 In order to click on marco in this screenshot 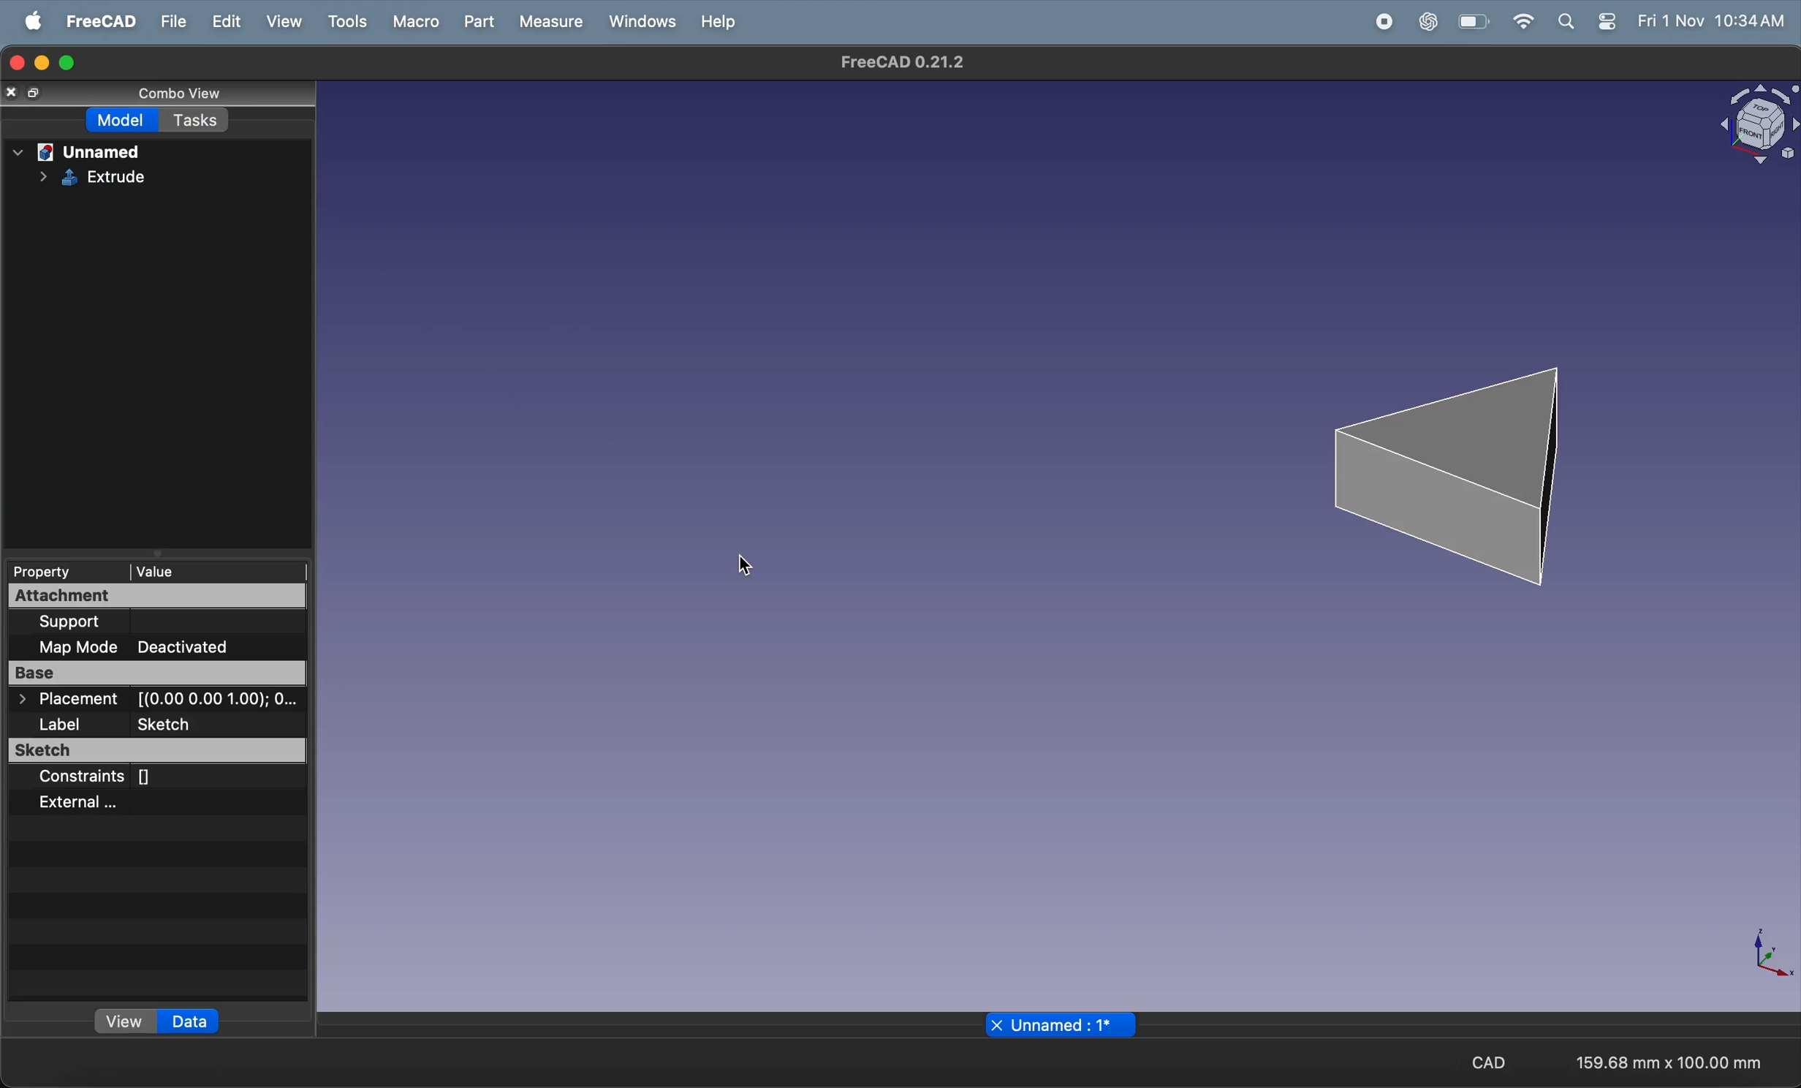, I will do `click(419, 23)`.